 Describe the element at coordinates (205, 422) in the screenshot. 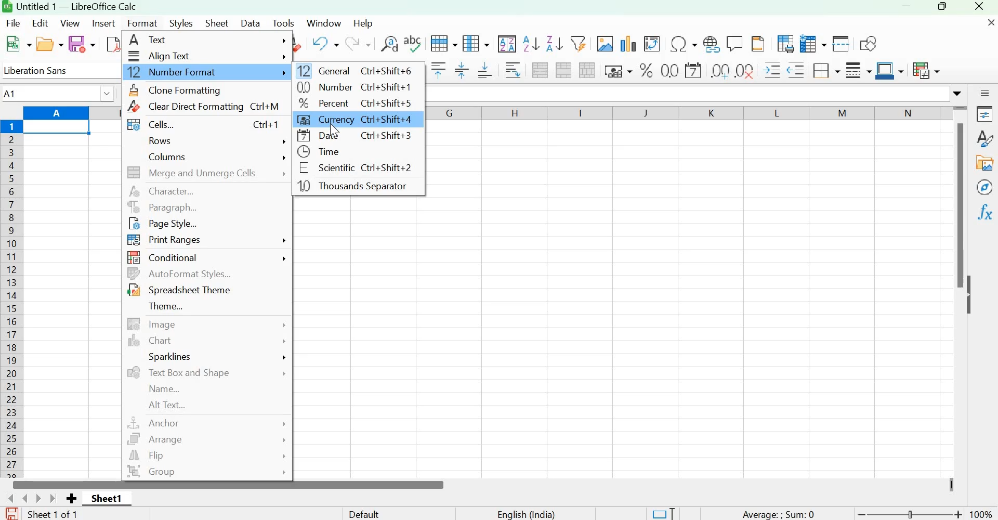

I see `Anchor` at that location.